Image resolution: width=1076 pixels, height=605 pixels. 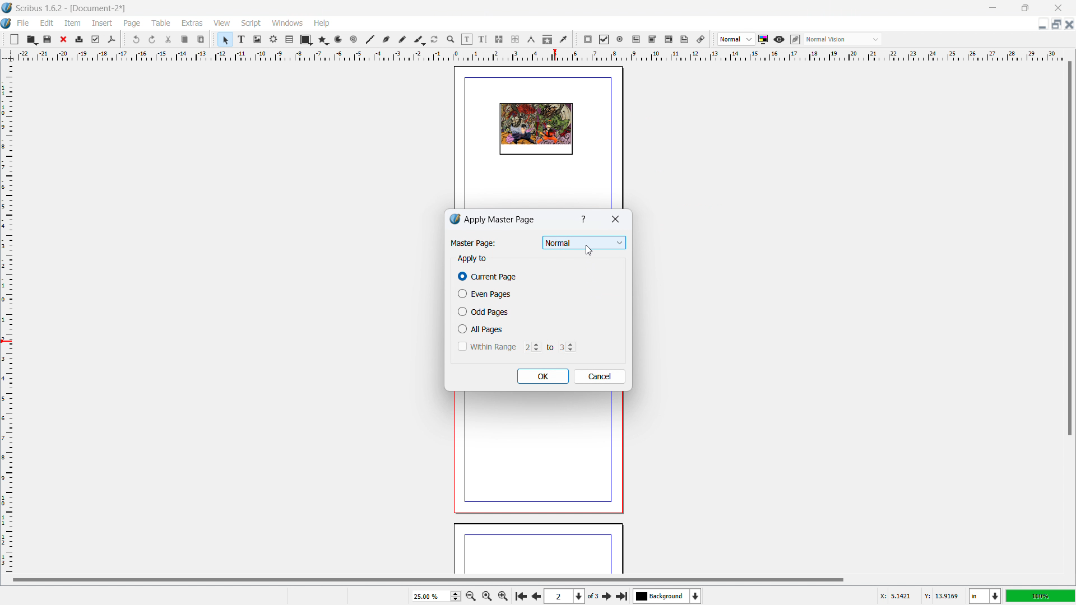 I want to click on text frame, so click(x=242, y=39).